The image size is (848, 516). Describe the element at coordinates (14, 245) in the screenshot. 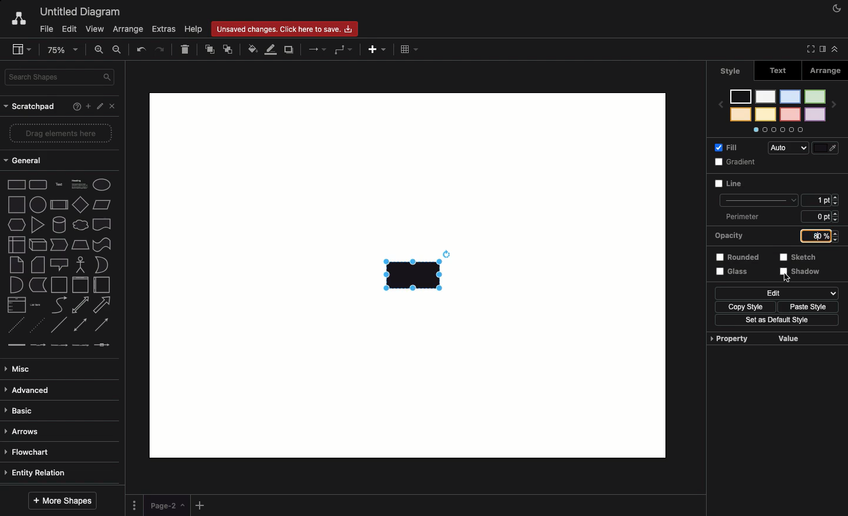

I see `internal storage` at that location.